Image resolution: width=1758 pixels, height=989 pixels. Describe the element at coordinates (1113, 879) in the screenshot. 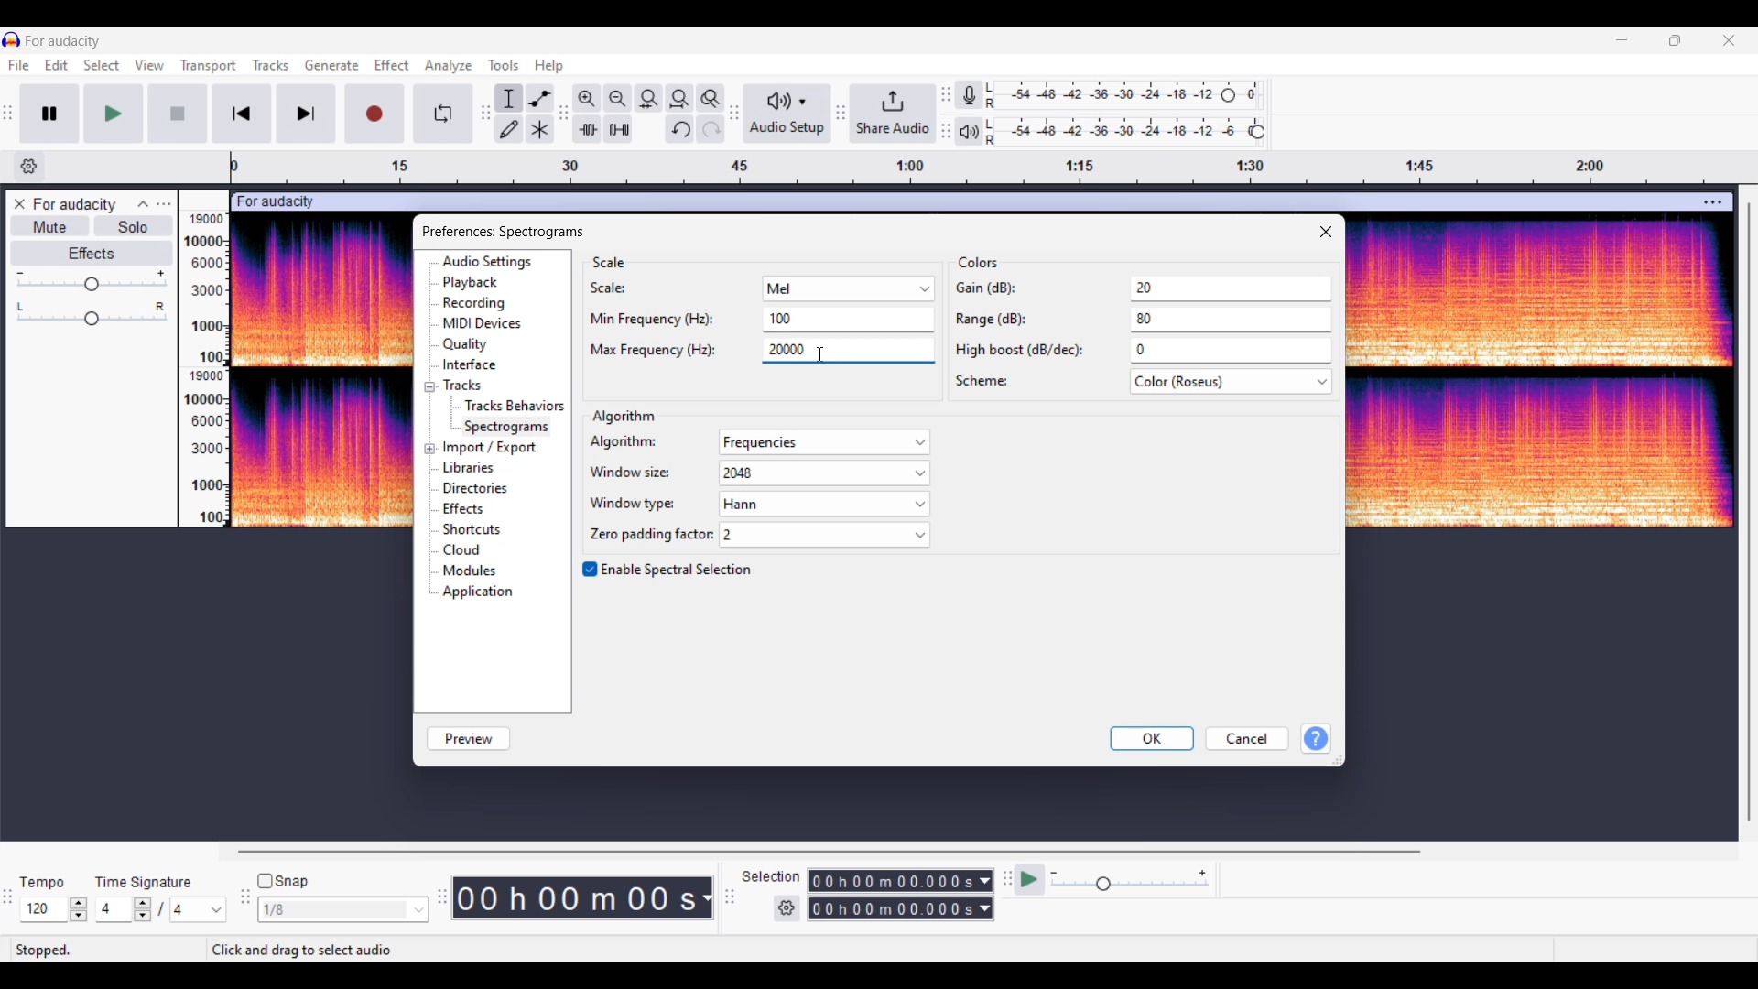

I see `Playback speed settings ` at that location.